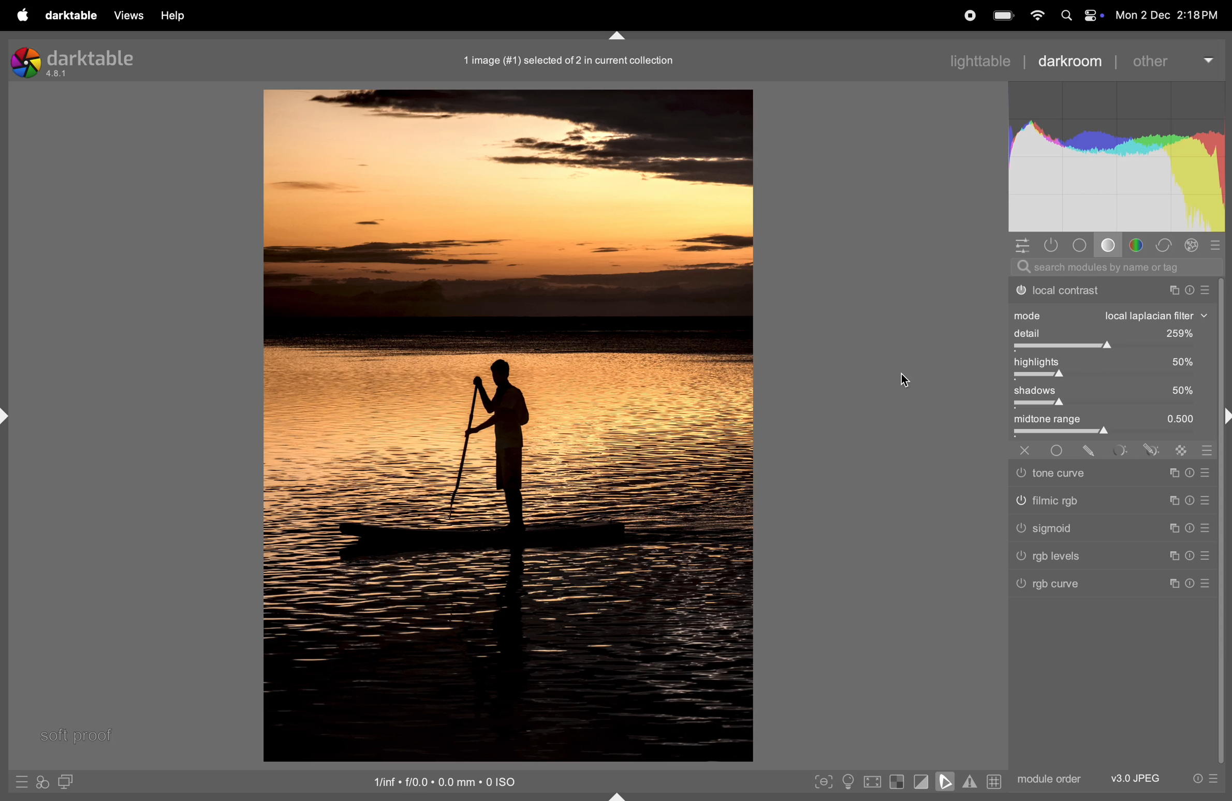 This screenshot has height=801, width=1232. I want to click on toggle high quality processing, so click(870, 781).